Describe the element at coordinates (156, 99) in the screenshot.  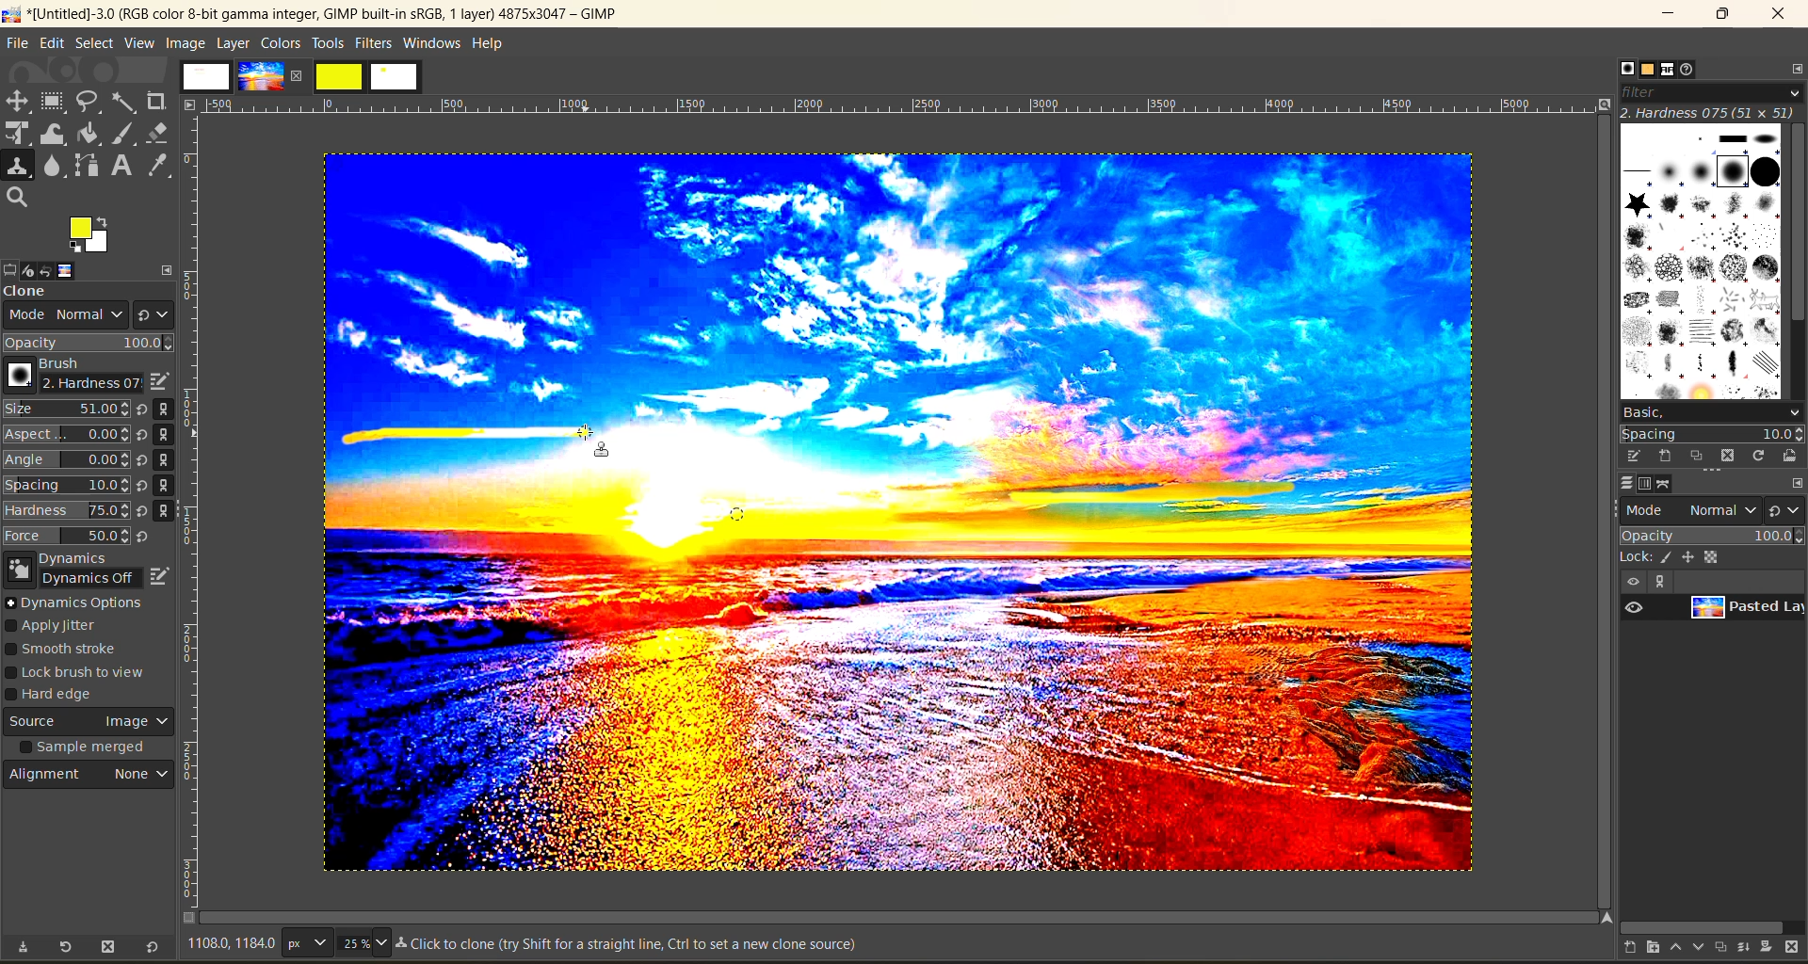
I see `crope tool` at that location.